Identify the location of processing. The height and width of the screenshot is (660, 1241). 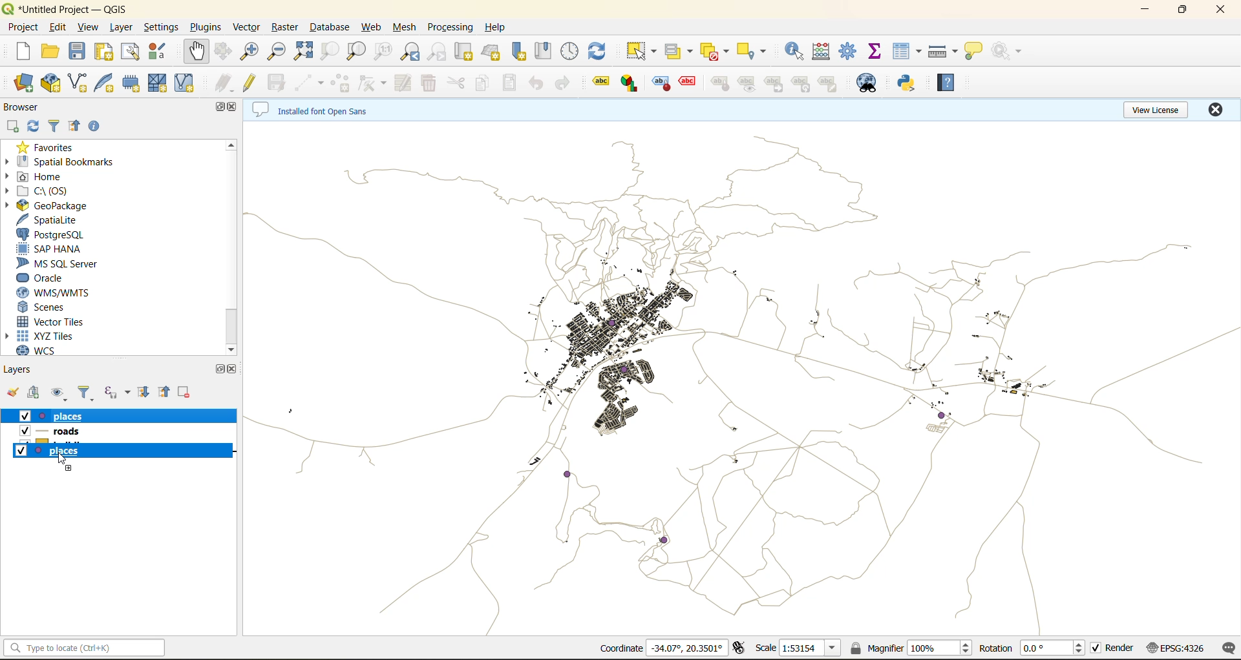
(452, 27).